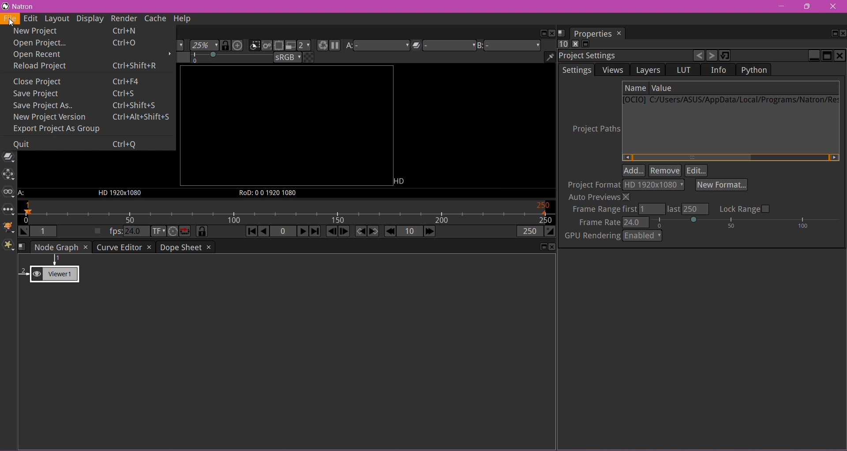 This screenshot has width=847, height=451. I want to click on Python, so click(754, 69).